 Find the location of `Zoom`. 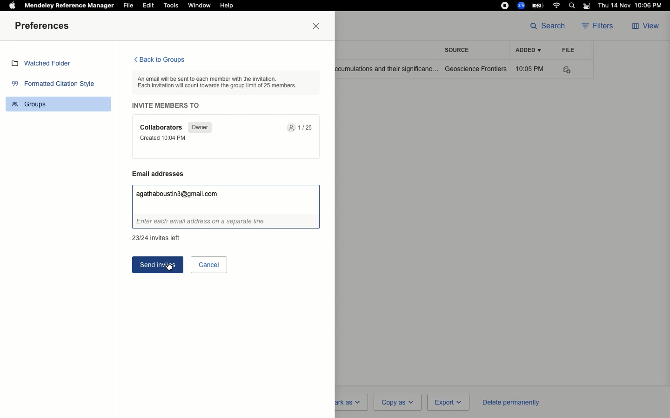

Zoom is located at coordinates (522, 6).